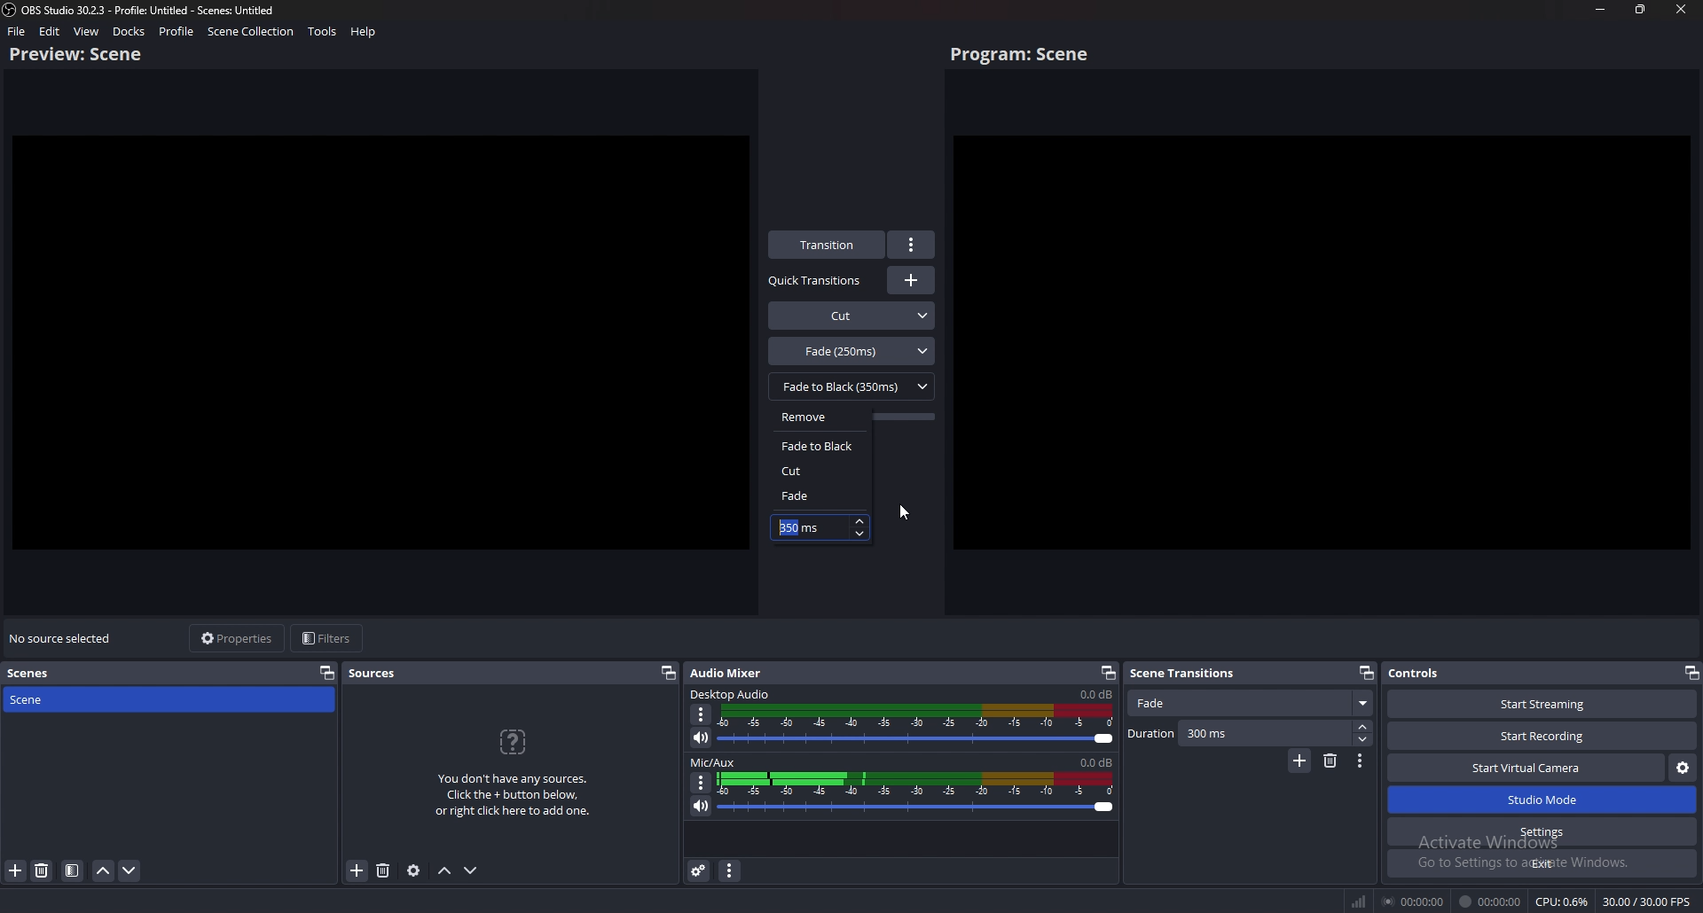  Describe the element at coordinates (445, 871) in the screenshot. I see `Move sources up` at that location.